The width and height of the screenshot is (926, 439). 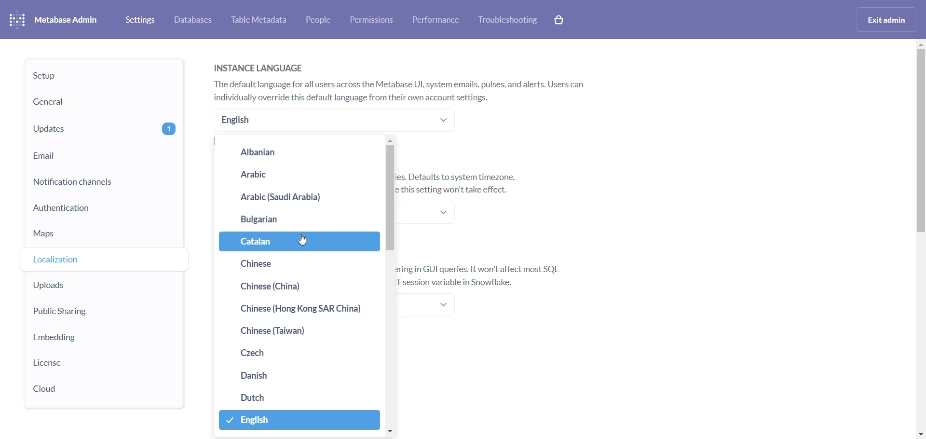 What do you see at coordinates (142, 19) in the screenshot?
I see `settings` at bounding box center [142, 19].